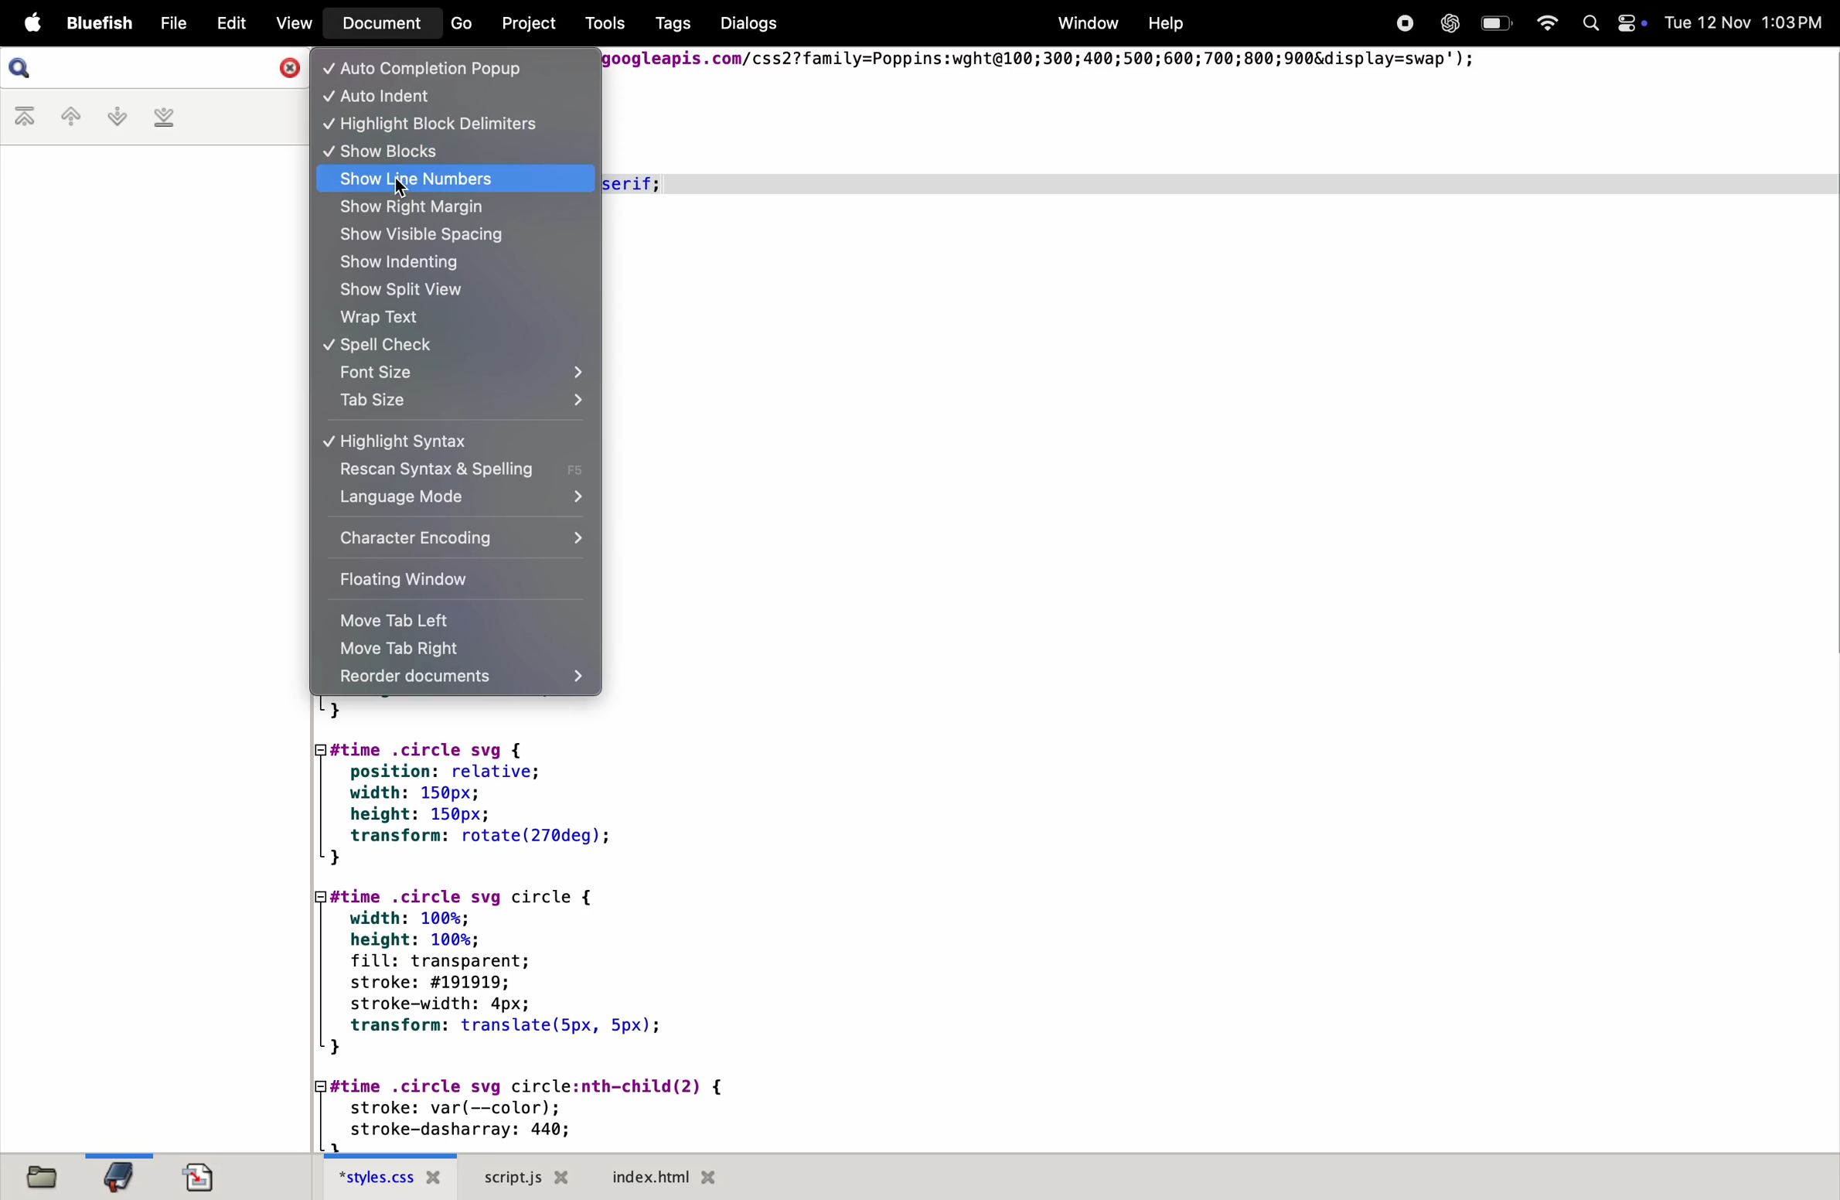 The width and height of the screenshot is (1840, 1200). What do you see at coordinates (452, 373) in the screenshot?
I see `font size` at bounding box center [452, 373].